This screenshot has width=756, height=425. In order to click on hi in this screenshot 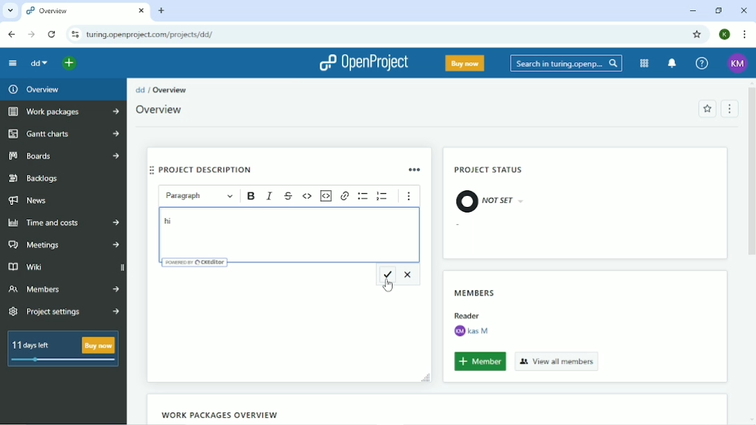, I will do `click(168, 221)`.